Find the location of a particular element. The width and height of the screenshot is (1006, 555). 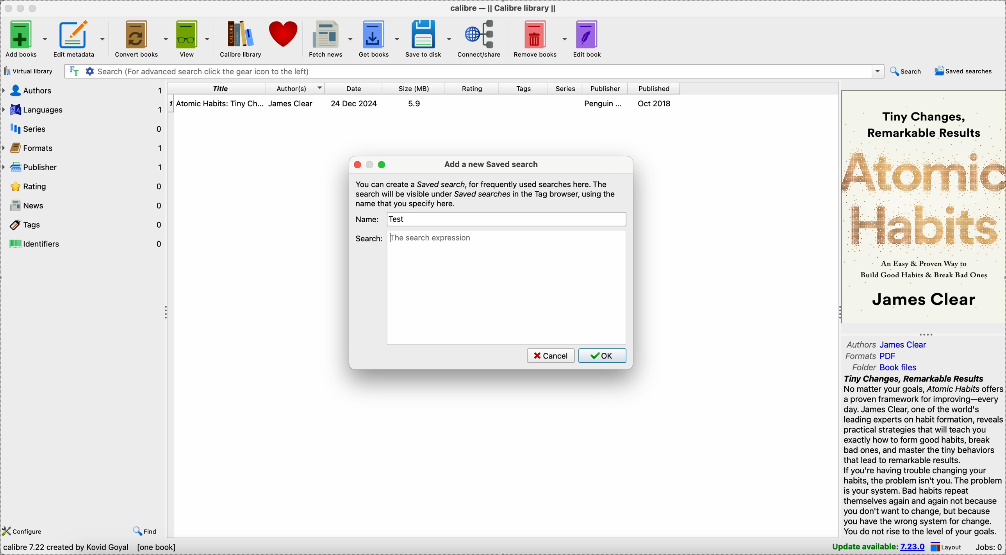

layout is located at coordinates (949, 546).